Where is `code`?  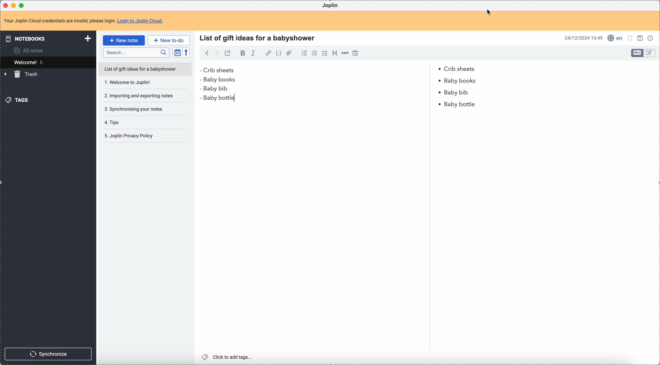 code is located at coordinates (279, 53).